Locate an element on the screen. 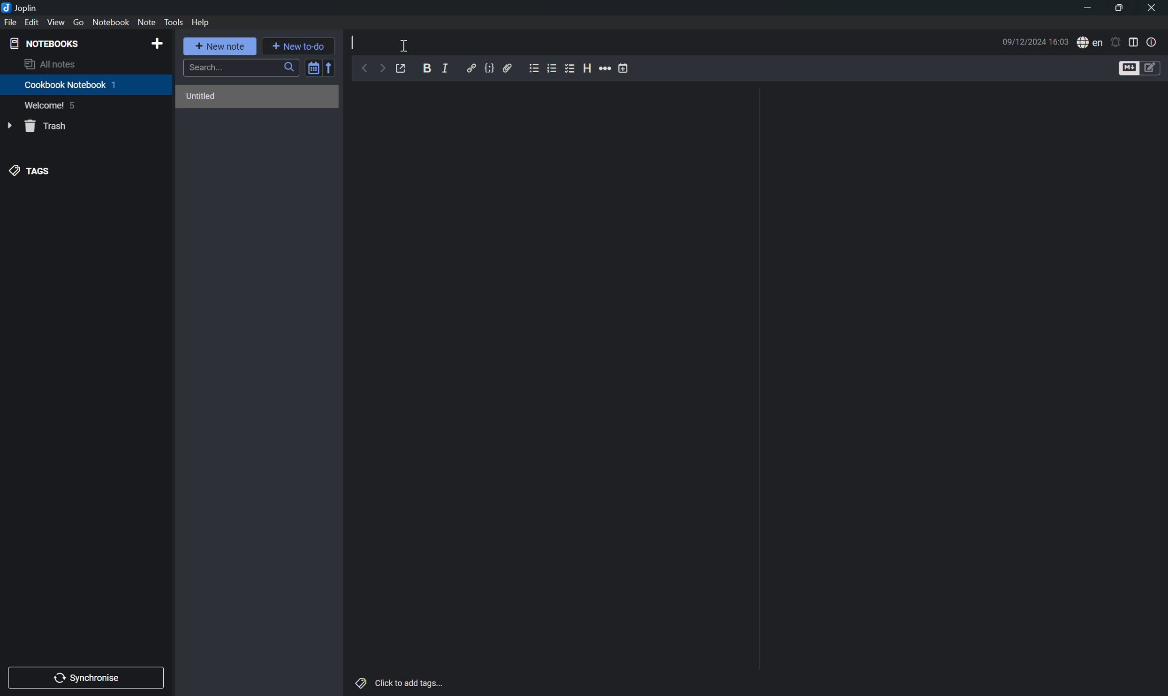  Attach file is located at coordinates (509, 69).